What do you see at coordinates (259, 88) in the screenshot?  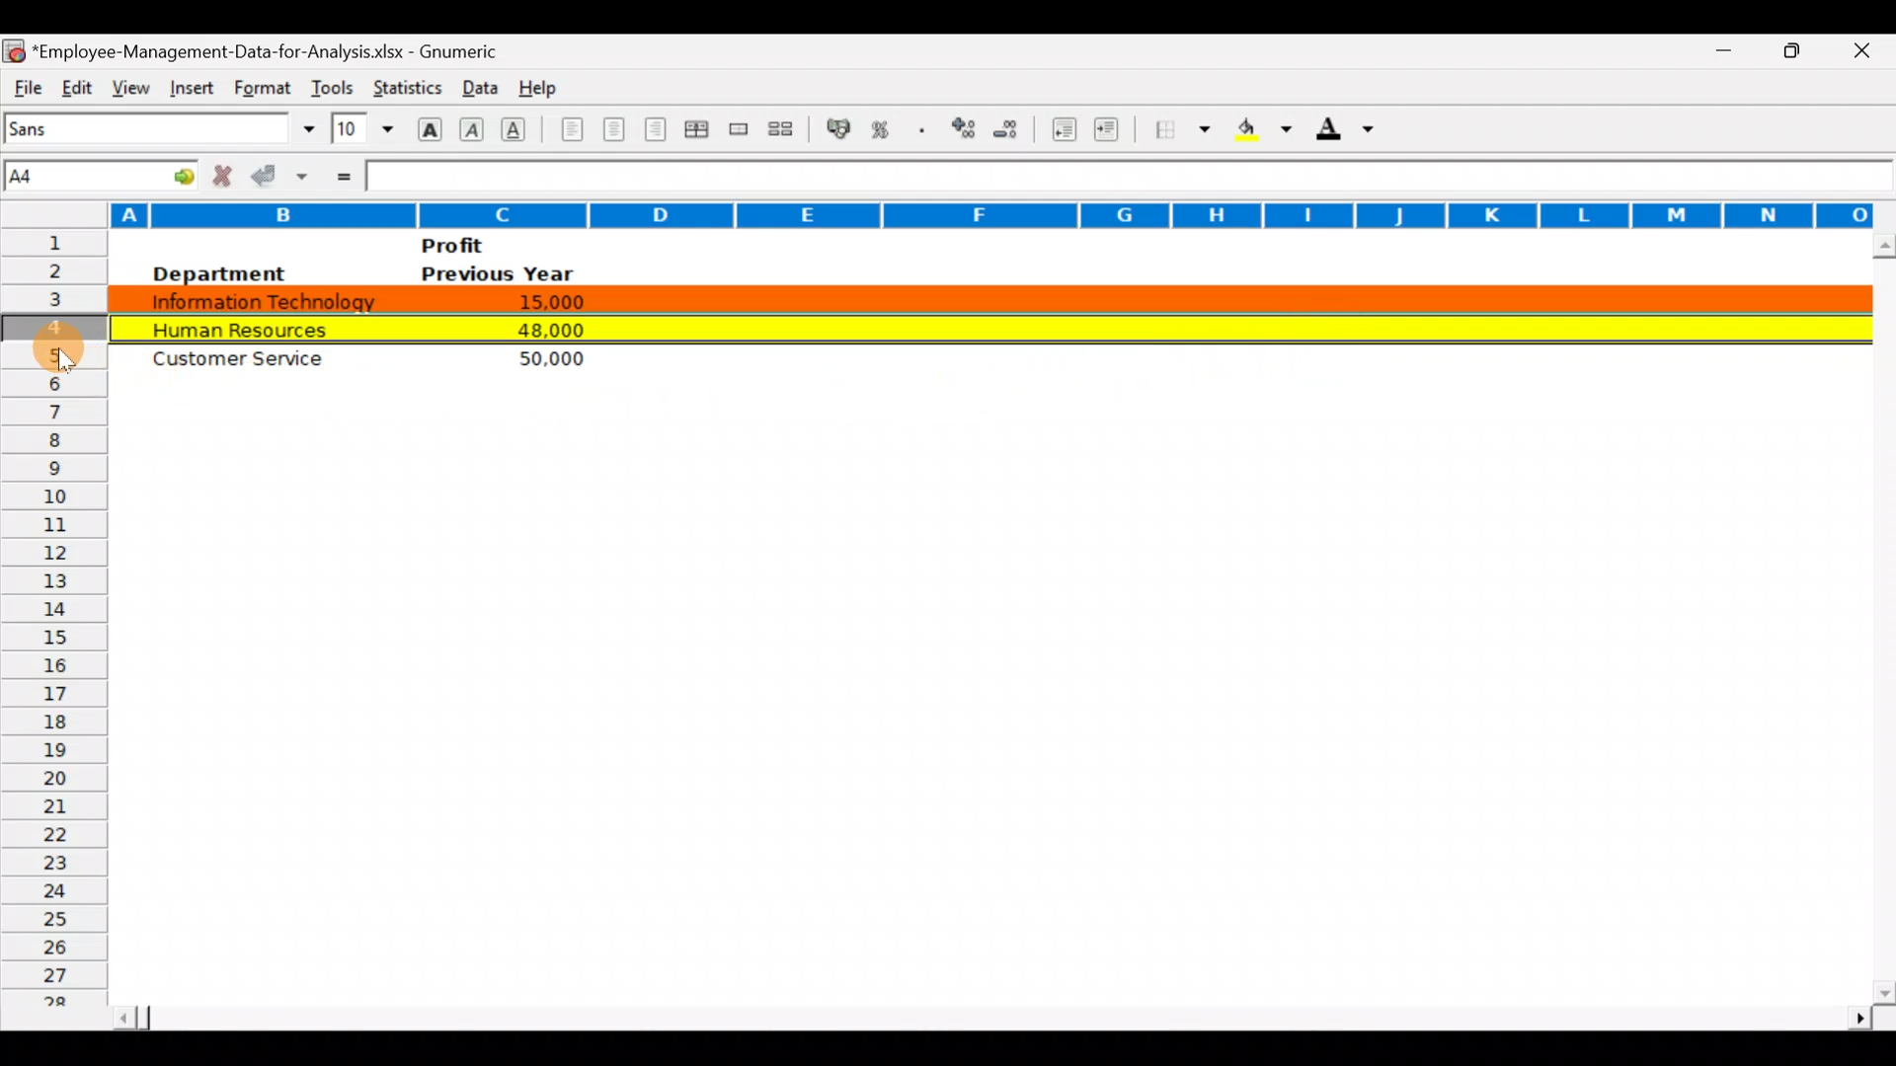 I see `Format` at bounding box center [259, 88].